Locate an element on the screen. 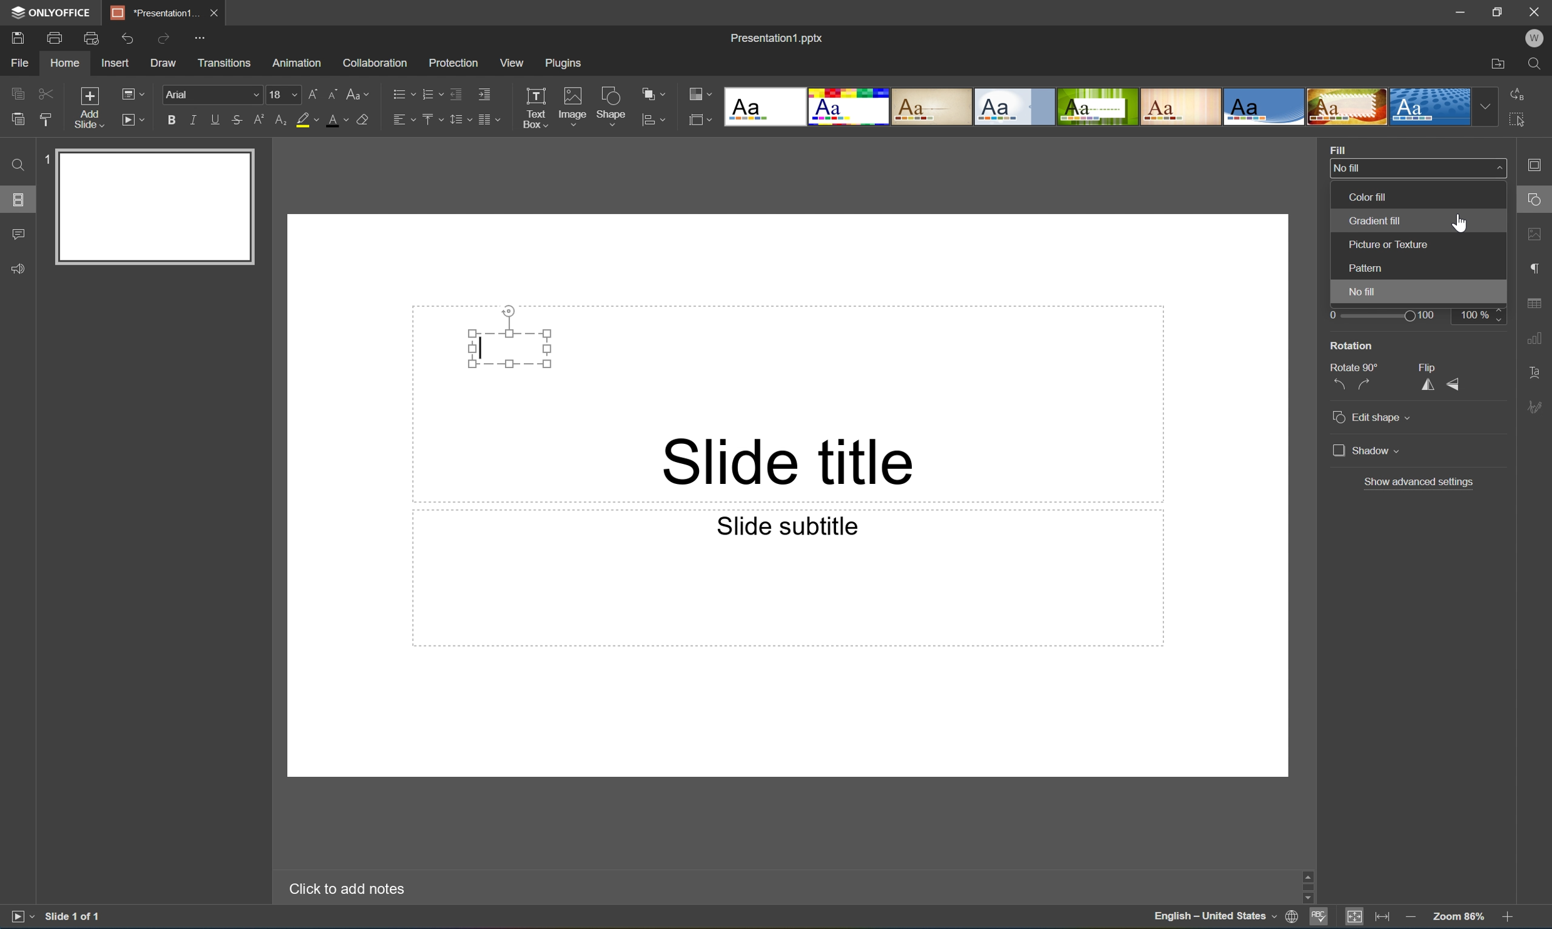 The image size is (1552, 929). Collaboration is located at coordinates (372, 62).